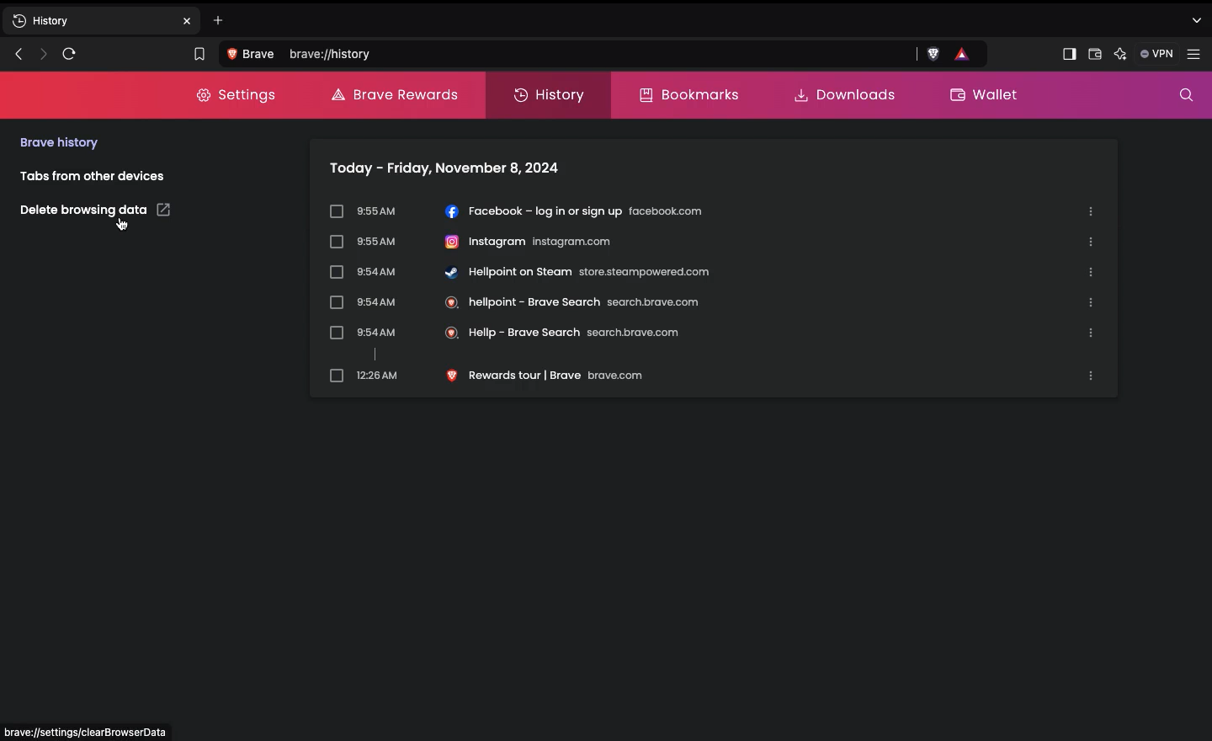  Describe the element at coordinates (553, 93) in the screenshot. I see `History` at that location.